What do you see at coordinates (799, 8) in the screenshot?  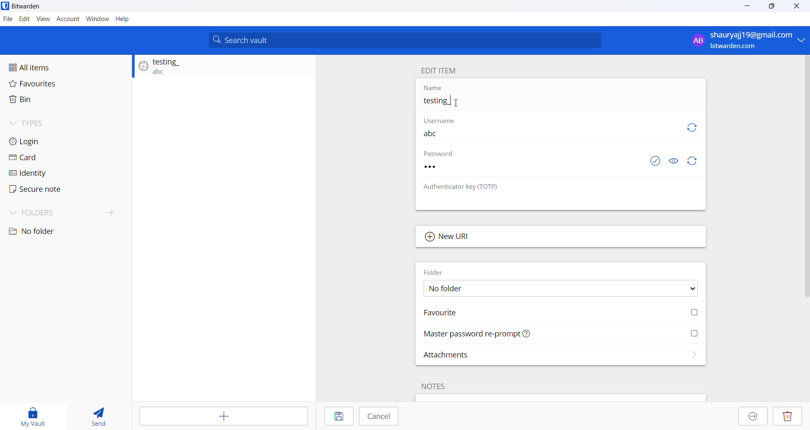 I see `Close` at bounding box center [799, 8].